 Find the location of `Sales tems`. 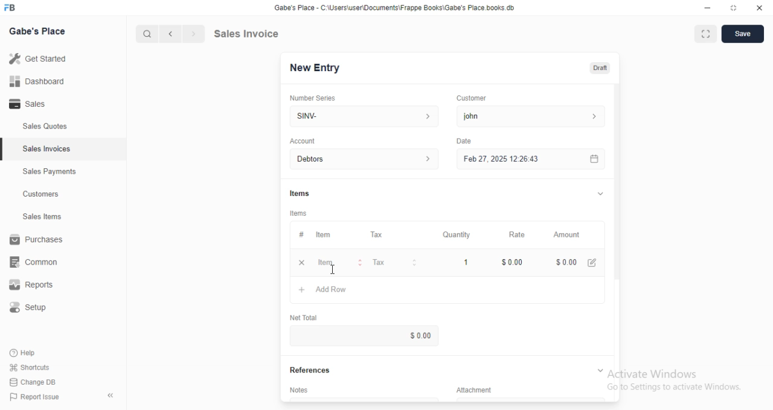

Sales tems is located at coordinates (43, 216).